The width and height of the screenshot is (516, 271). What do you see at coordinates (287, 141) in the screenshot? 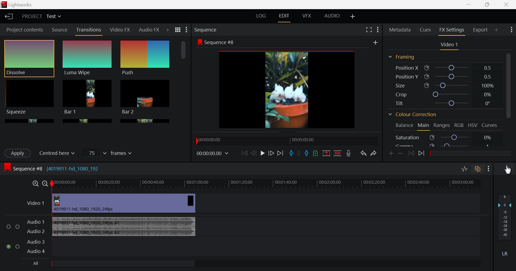
I see `Timeline Navigator` at bounding box center [287, 141].